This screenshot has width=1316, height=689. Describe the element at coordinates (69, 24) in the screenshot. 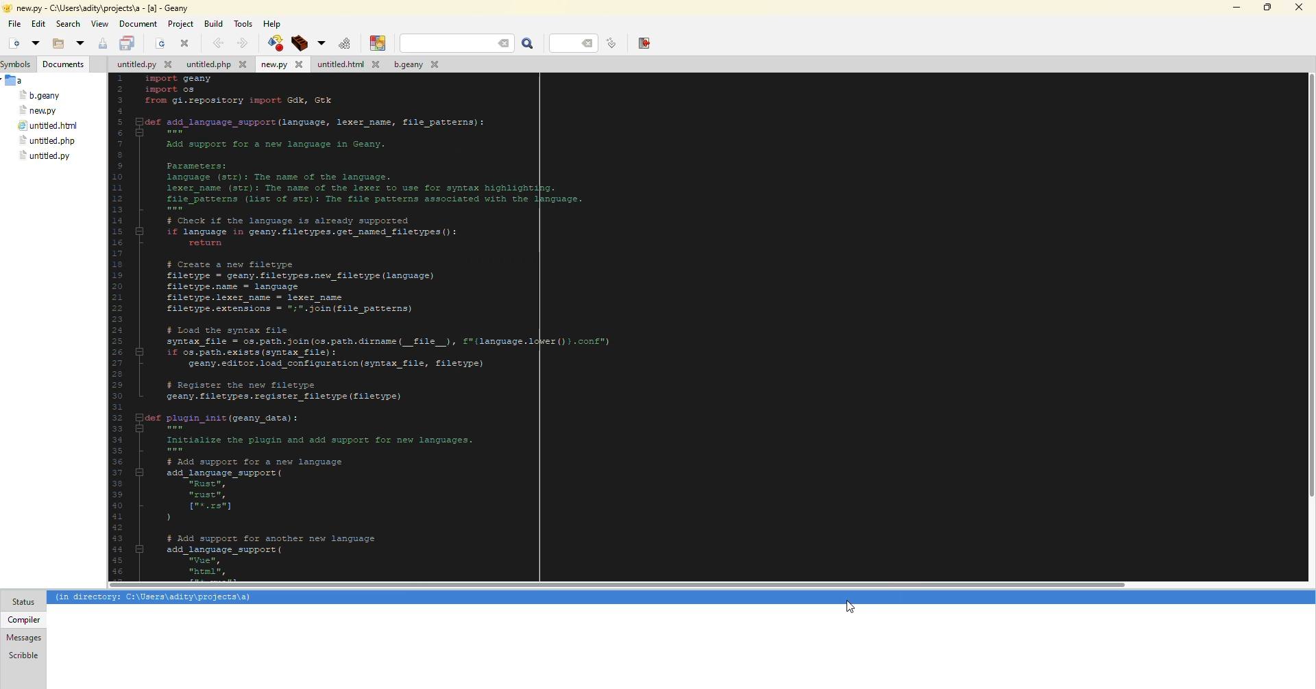

I see `search` at that location.